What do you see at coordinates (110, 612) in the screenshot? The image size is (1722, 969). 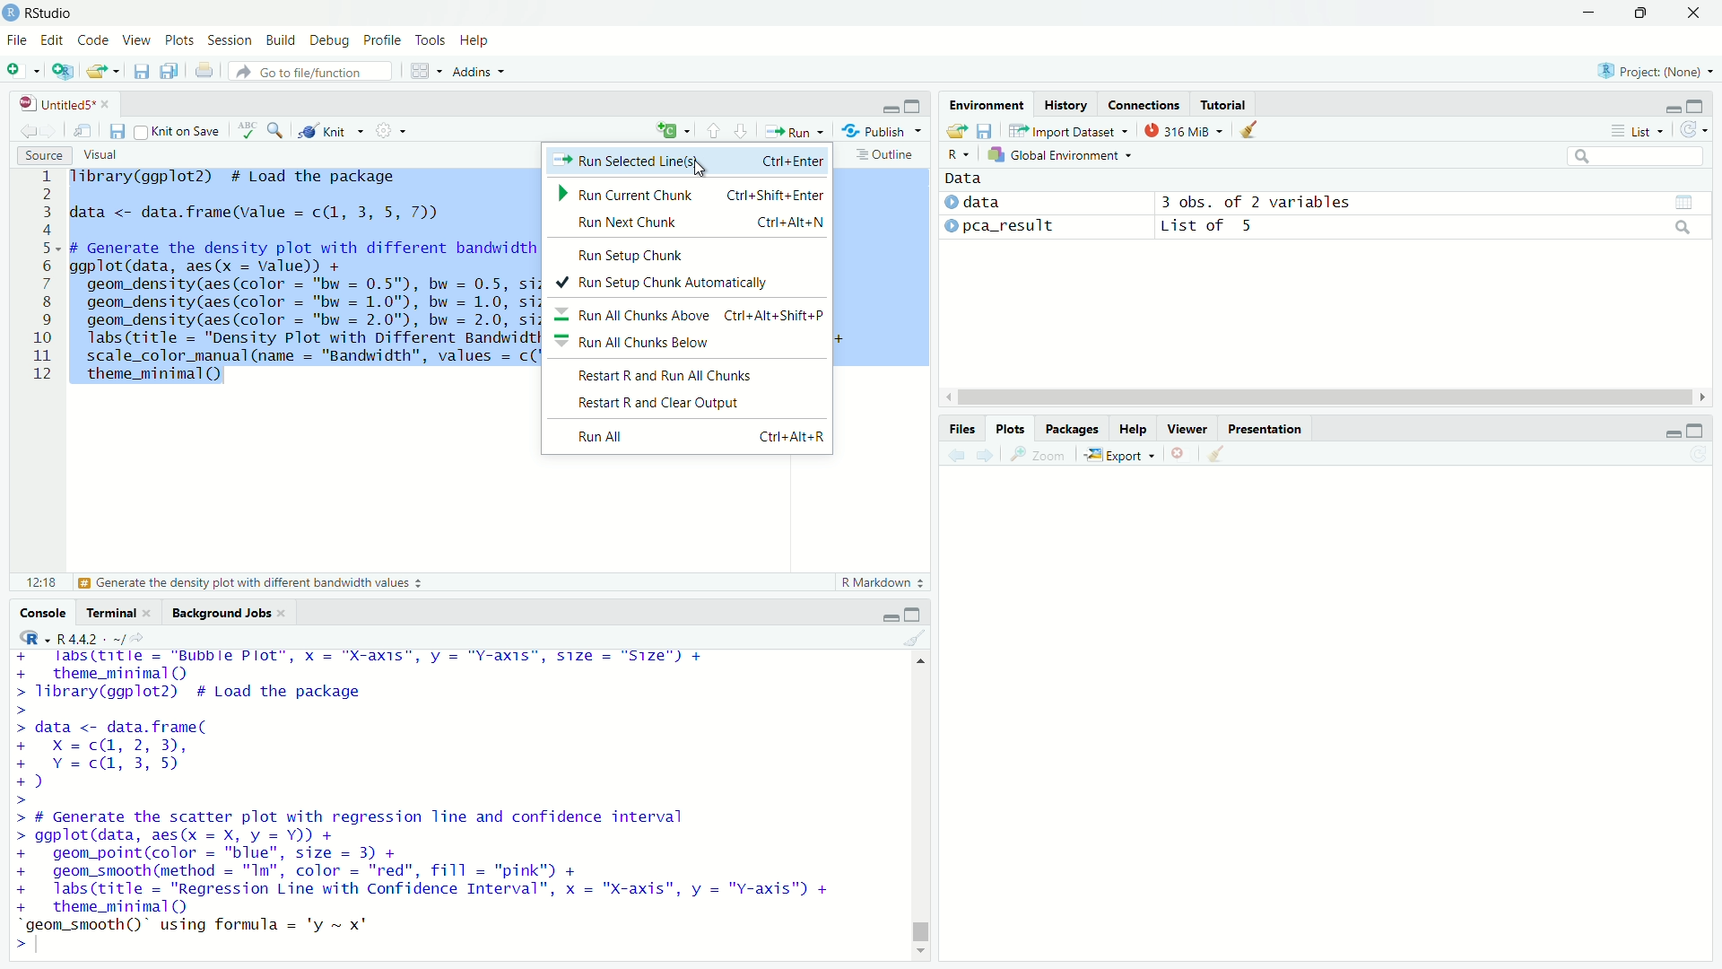 I see `Terminal` at bounding box center [110, 612].